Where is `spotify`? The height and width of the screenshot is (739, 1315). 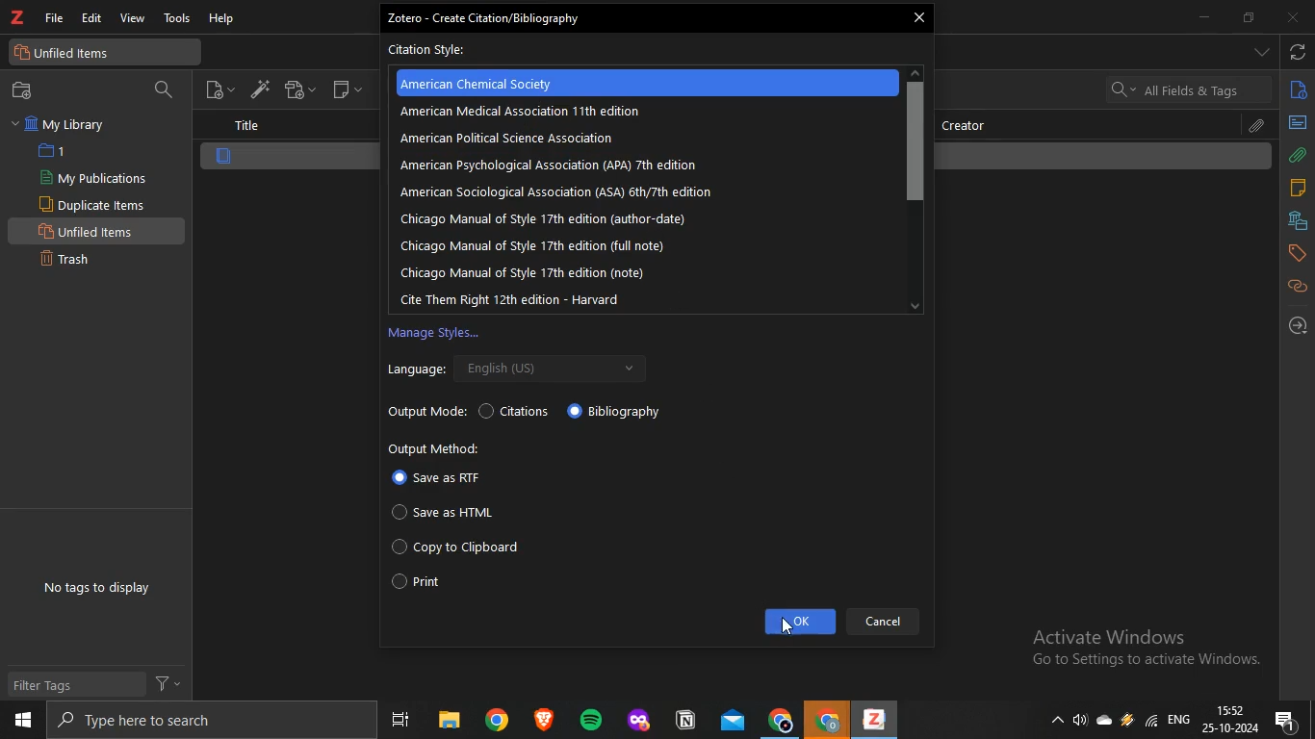 spotify is located at coordinates (586, 718).